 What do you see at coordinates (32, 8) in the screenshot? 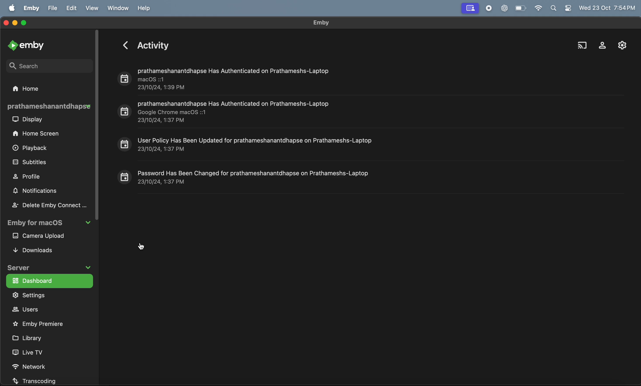
I see `emby` at bounding box center [32, 8].